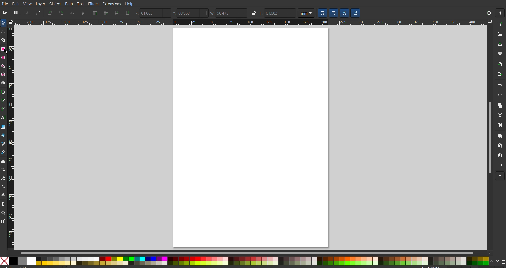 Image resolution: width=506 pixels, height=268 pixels. Describe the element at coordinates (499, 44) in the screenshot. I see `Save` at that location.